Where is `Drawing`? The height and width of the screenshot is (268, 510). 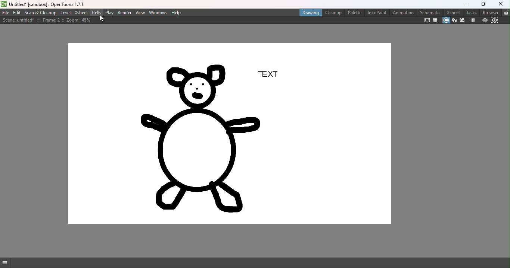
Drawing is located at coordinates (309, 13).